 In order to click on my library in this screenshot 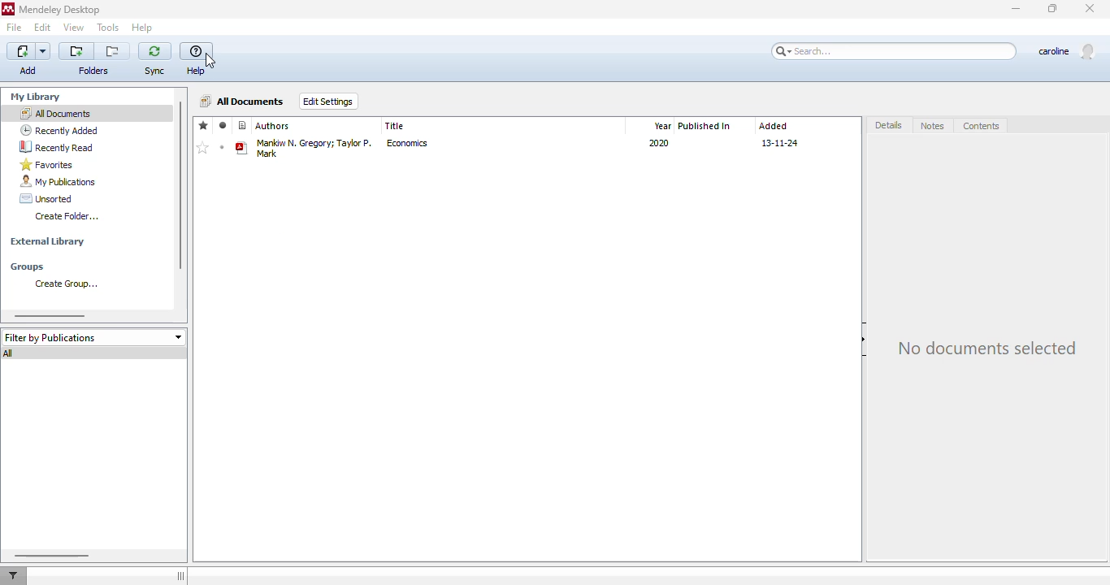, I will do `click(36, 97)`.